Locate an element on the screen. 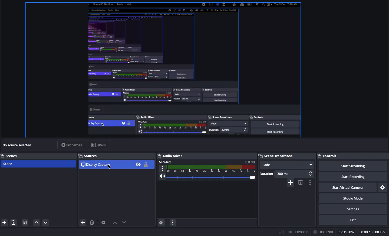 The image size is (389, 236). Studio mode is located at coordinates (353, 198).